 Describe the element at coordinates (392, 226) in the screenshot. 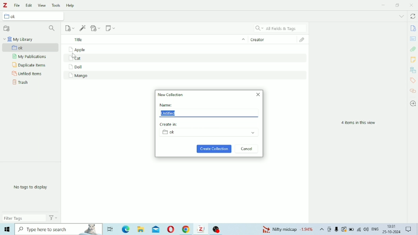

I see `13:31` at that location.